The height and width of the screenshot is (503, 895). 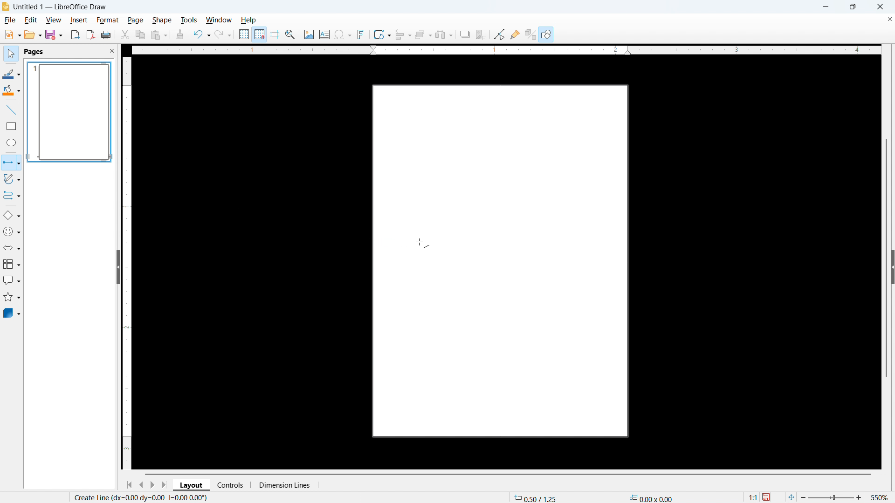 What do you see at coordinates (231, 485) in the screenshot?
I see `Controls ` at bounding box center [231, 485].